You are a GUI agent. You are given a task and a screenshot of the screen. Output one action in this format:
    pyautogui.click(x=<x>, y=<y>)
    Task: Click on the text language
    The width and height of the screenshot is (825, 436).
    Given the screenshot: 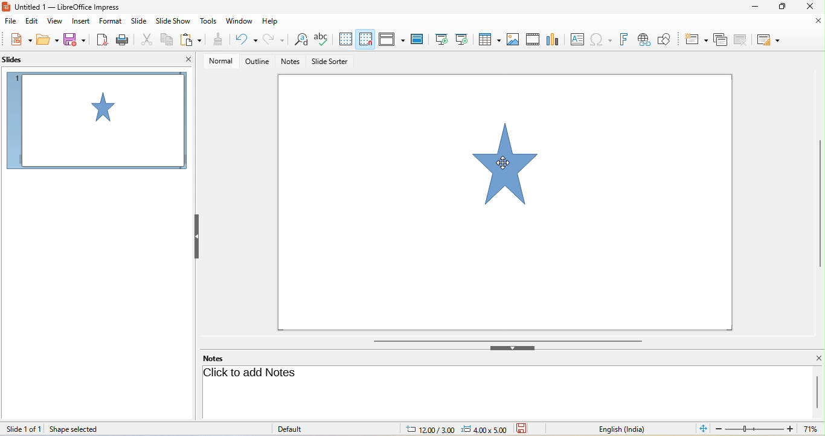 What is the action you would take?
    pyautogui.click(x=614, y=429)
    